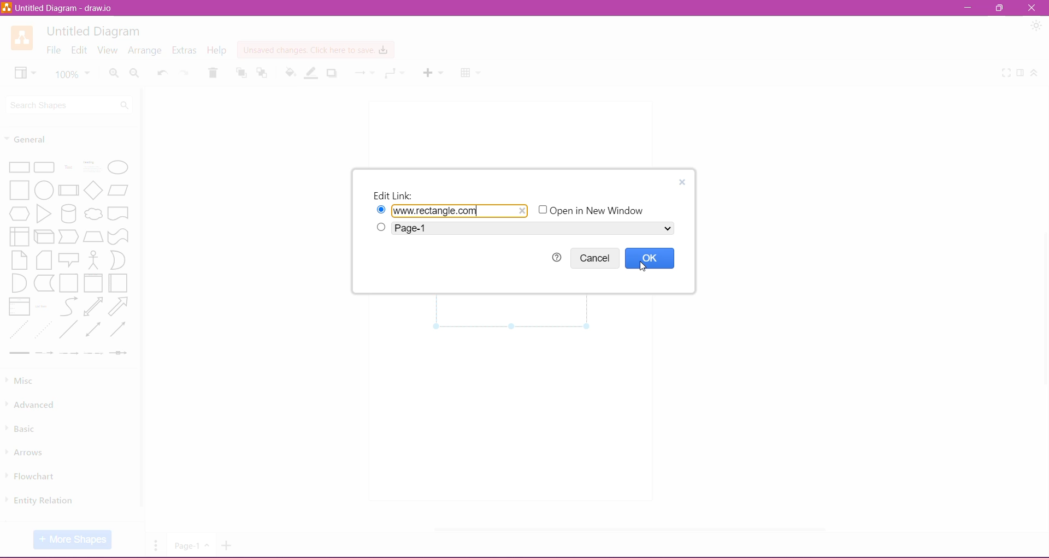 The height and width of the screenshot is (558, 1049). Describe the element at coordinates (1031, 8) in the screenshot. I see `Close` at that location.